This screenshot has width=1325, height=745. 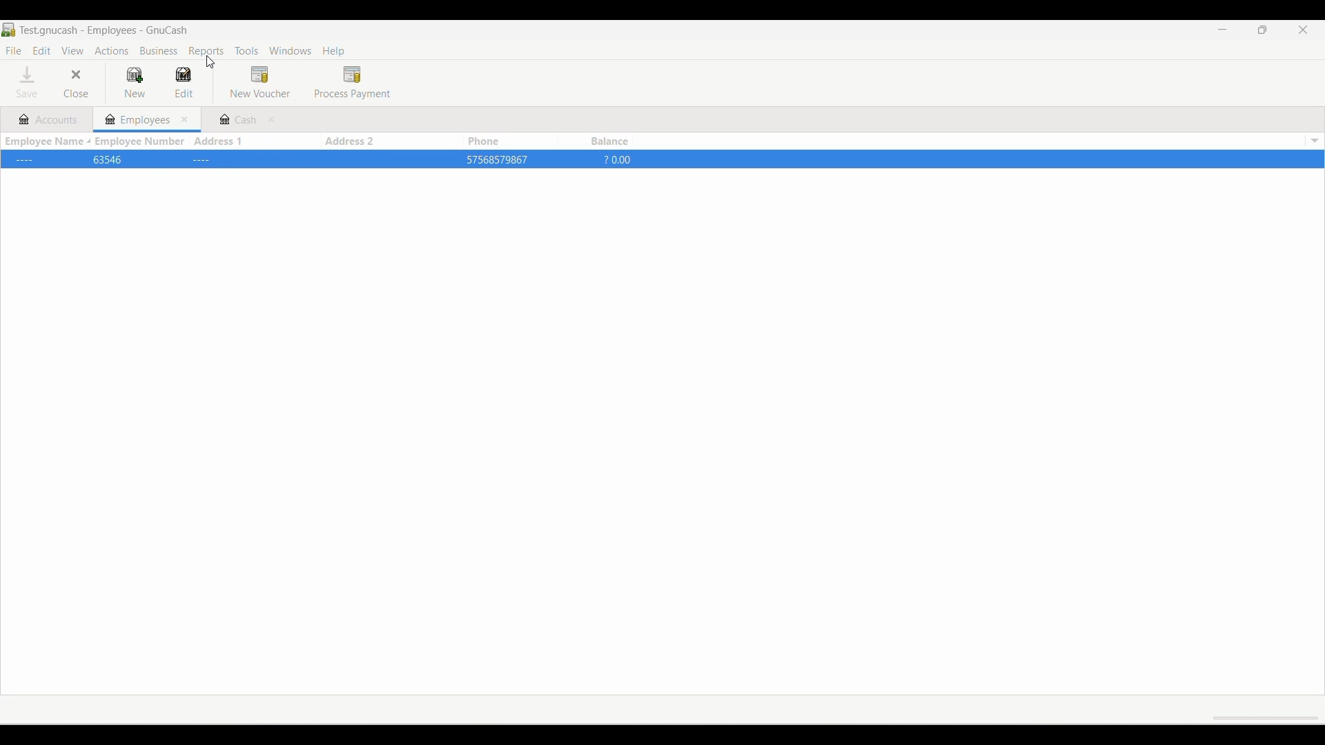 What do you see at coordinates (213, 61) in the screenshot?
I see `Cursor clicking on reports` at bounding box center [213, 61].